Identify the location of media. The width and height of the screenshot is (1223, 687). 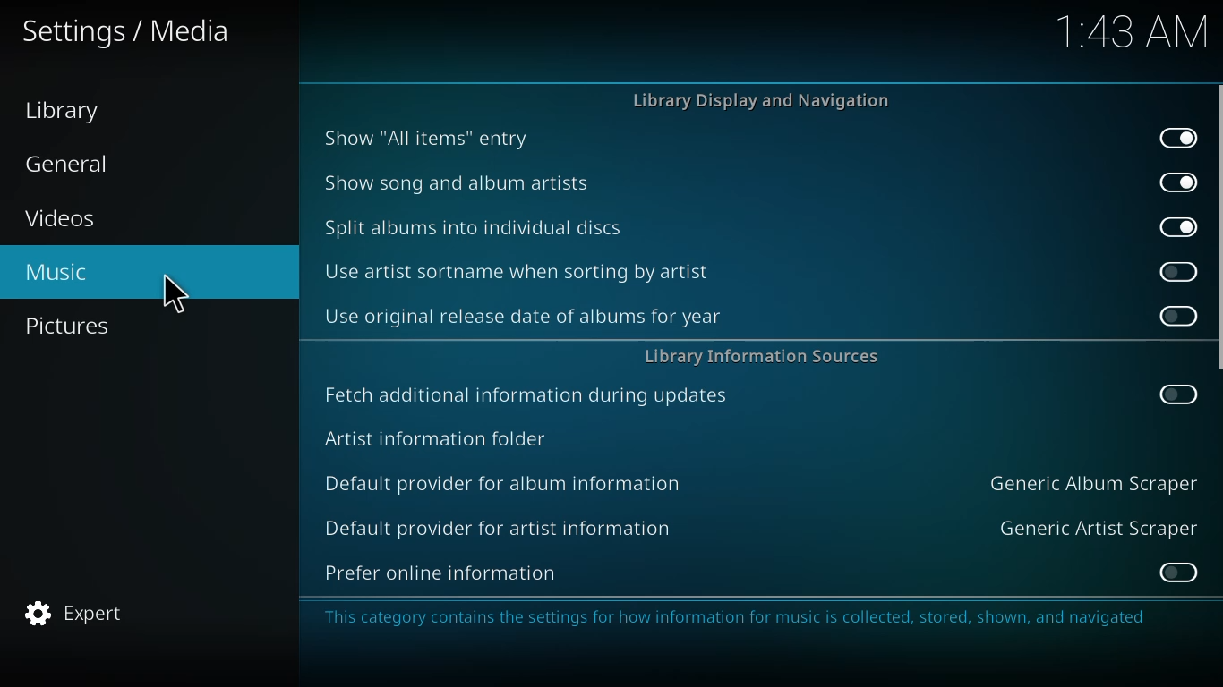
(125, 31).